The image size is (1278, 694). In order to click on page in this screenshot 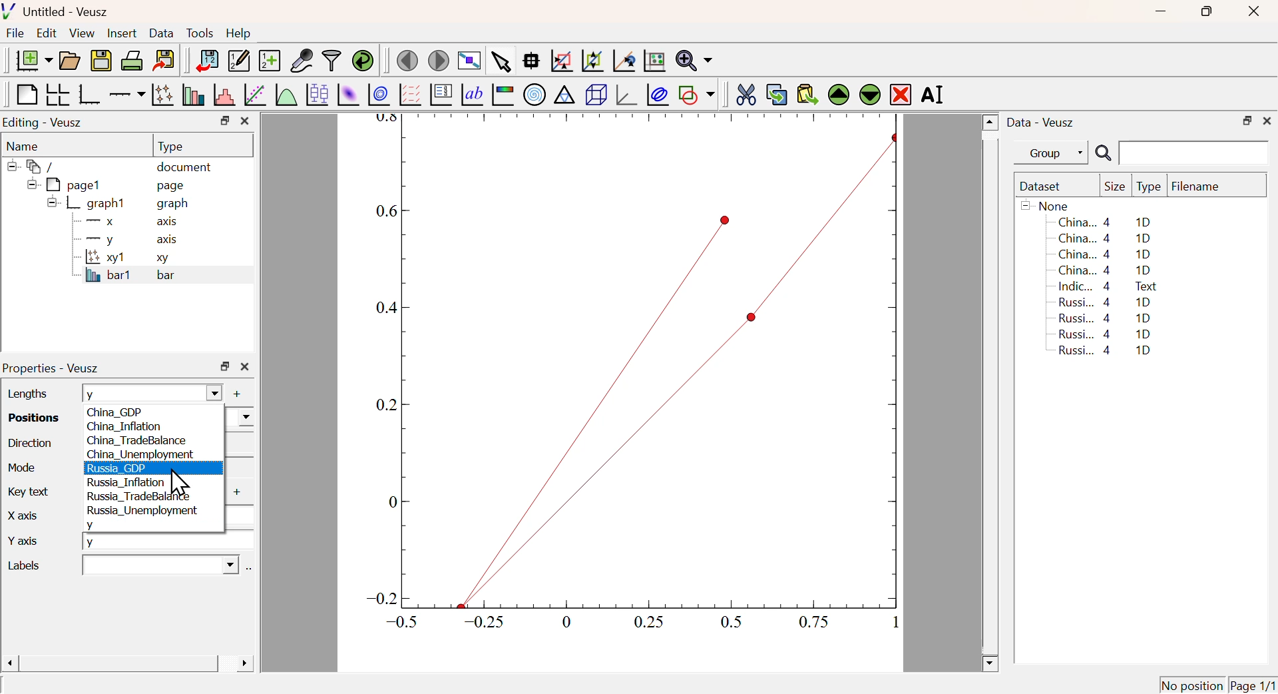, I will do `click(173, 185)`.